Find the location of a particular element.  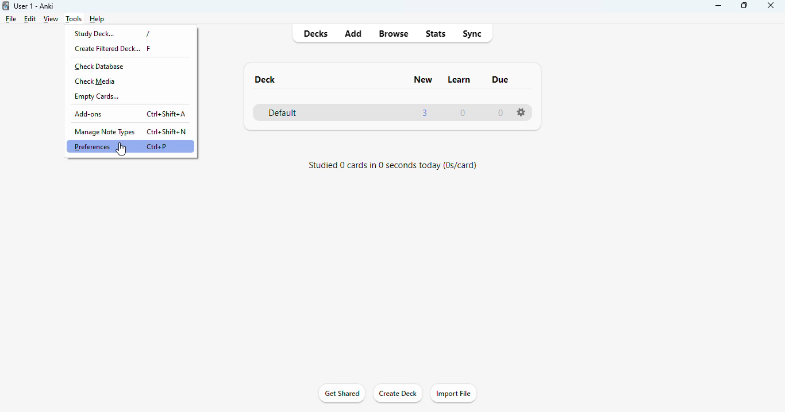

add is located at coordinates (354, 33).